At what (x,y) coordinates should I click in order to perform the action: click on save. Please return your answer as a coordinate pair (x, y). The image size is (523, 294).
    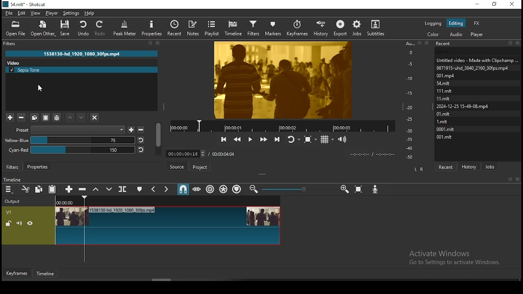
    Looking at the image, I should click on (66, 28).